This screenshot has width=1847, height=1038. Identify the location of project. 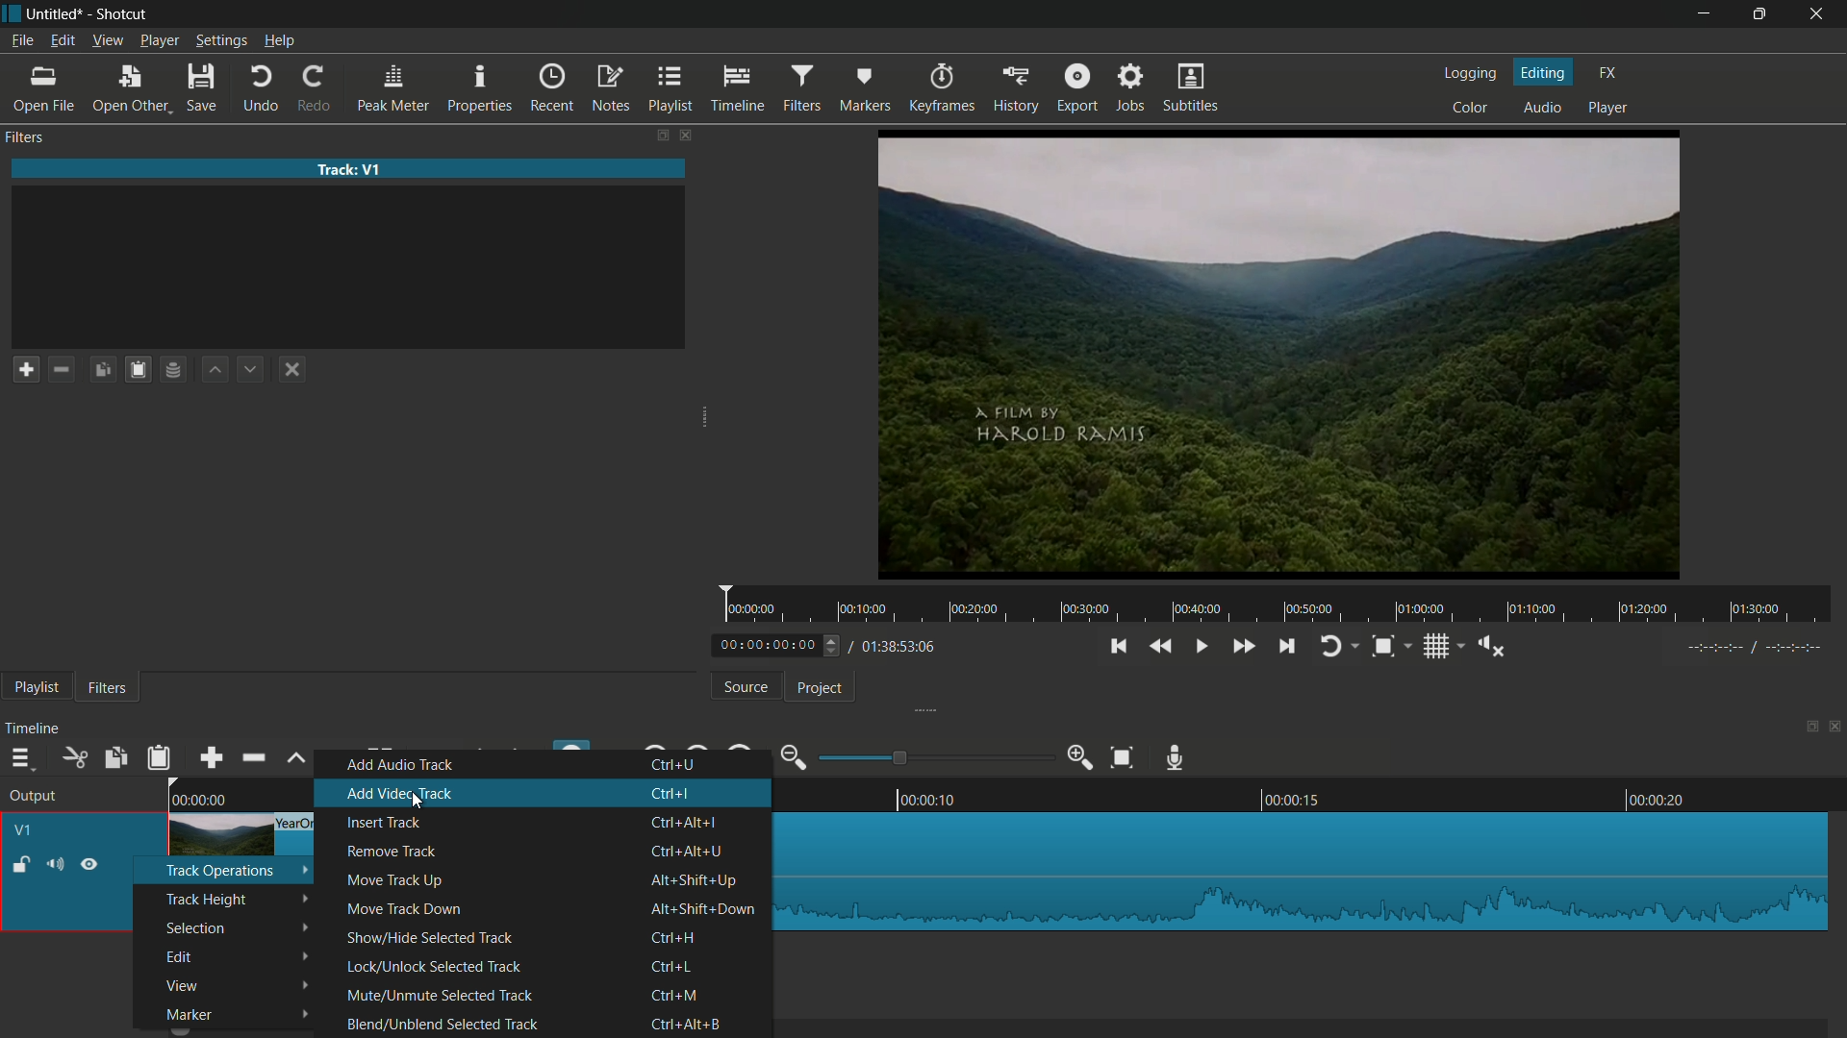
(813, 686).